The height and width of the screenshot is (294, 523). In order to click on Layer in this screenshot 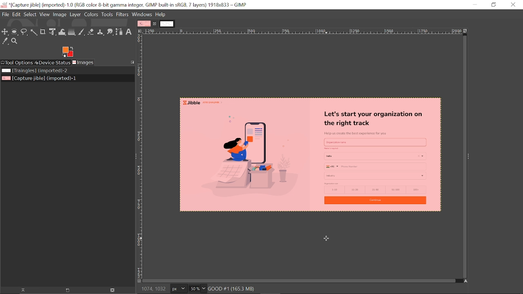, I will do `click(76, 14)`.